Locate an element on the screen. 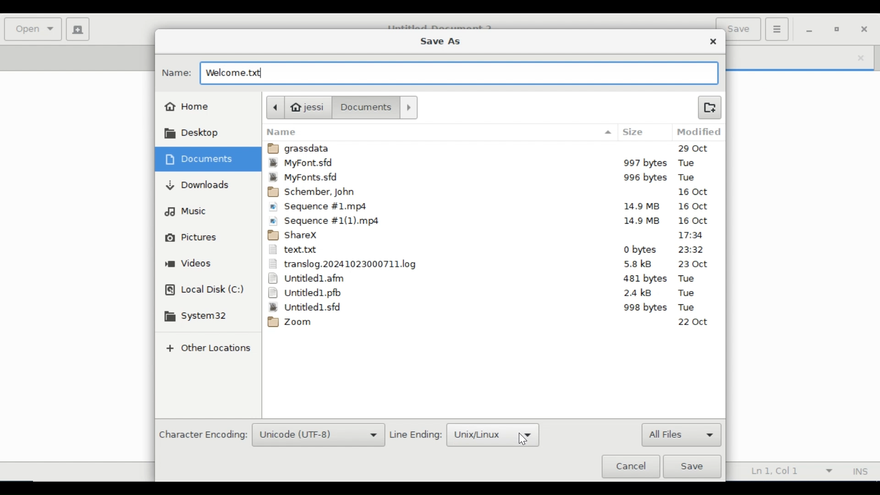 Image resolution: width=880 pixels, height=495 pixels. Document is located at coordinates (366, 107).